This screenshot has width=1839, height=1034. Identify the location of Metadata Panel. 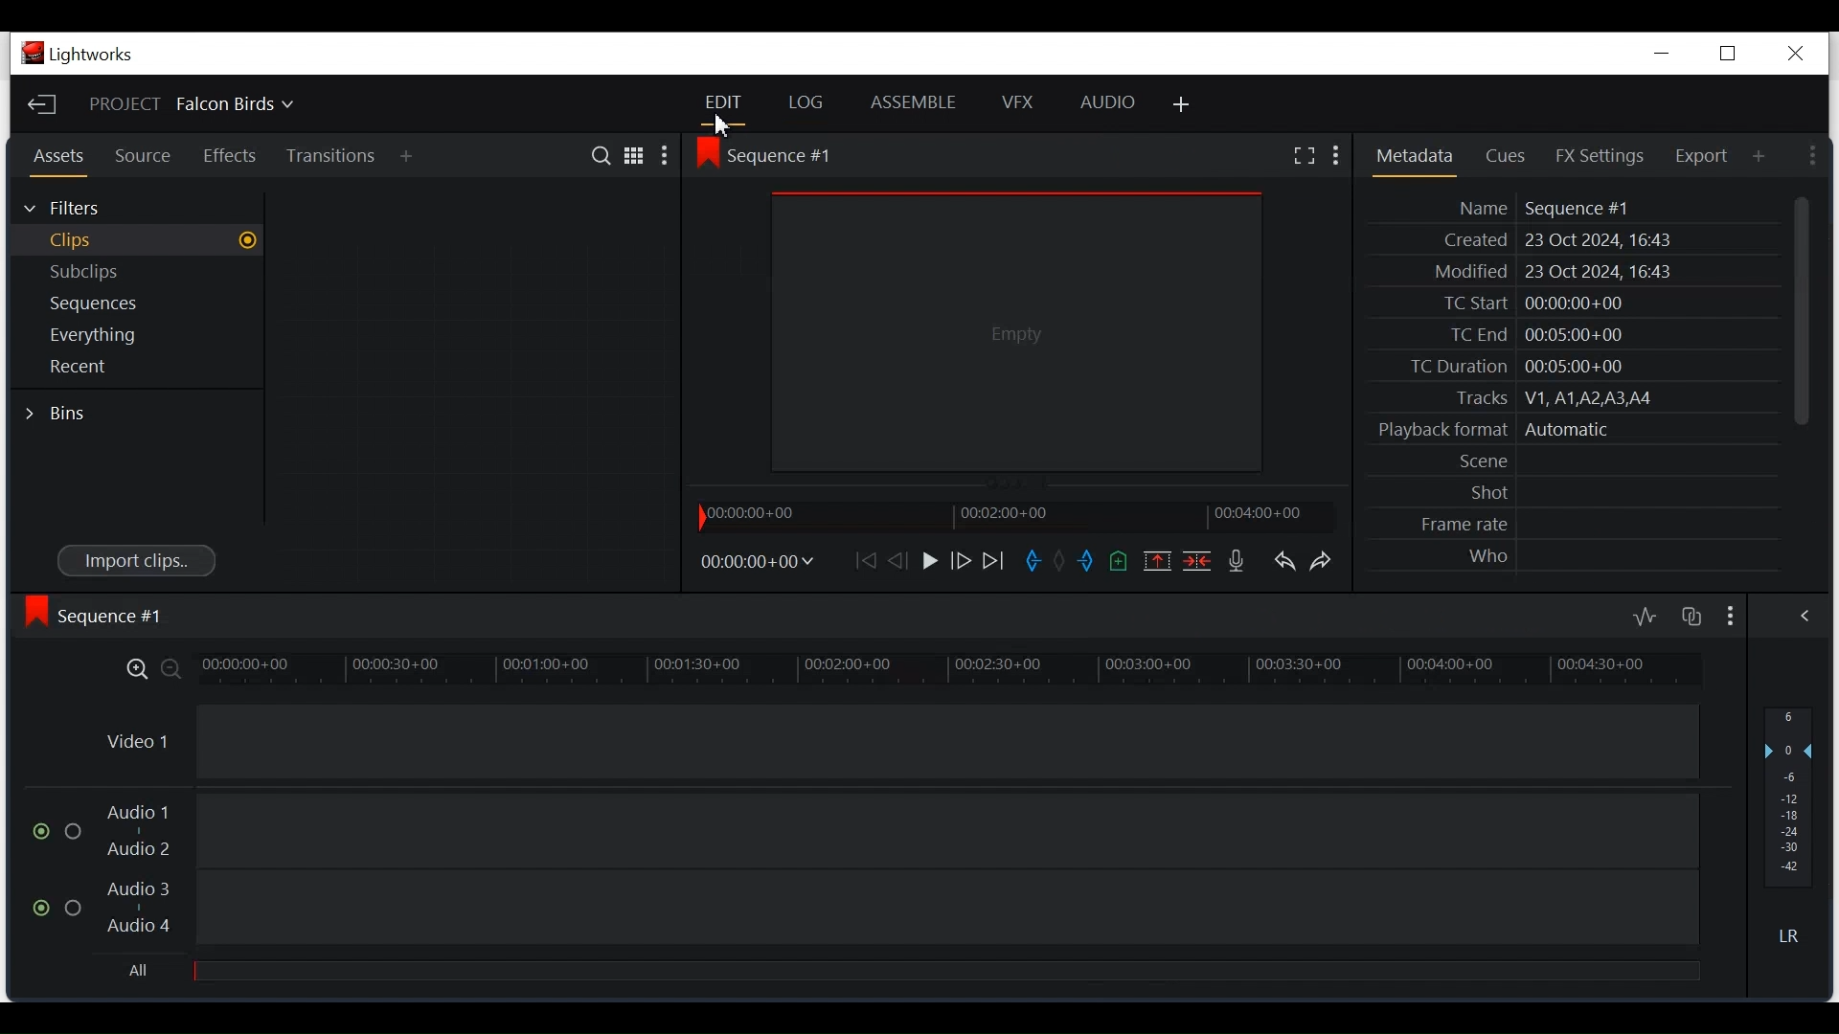
(1413, 156).